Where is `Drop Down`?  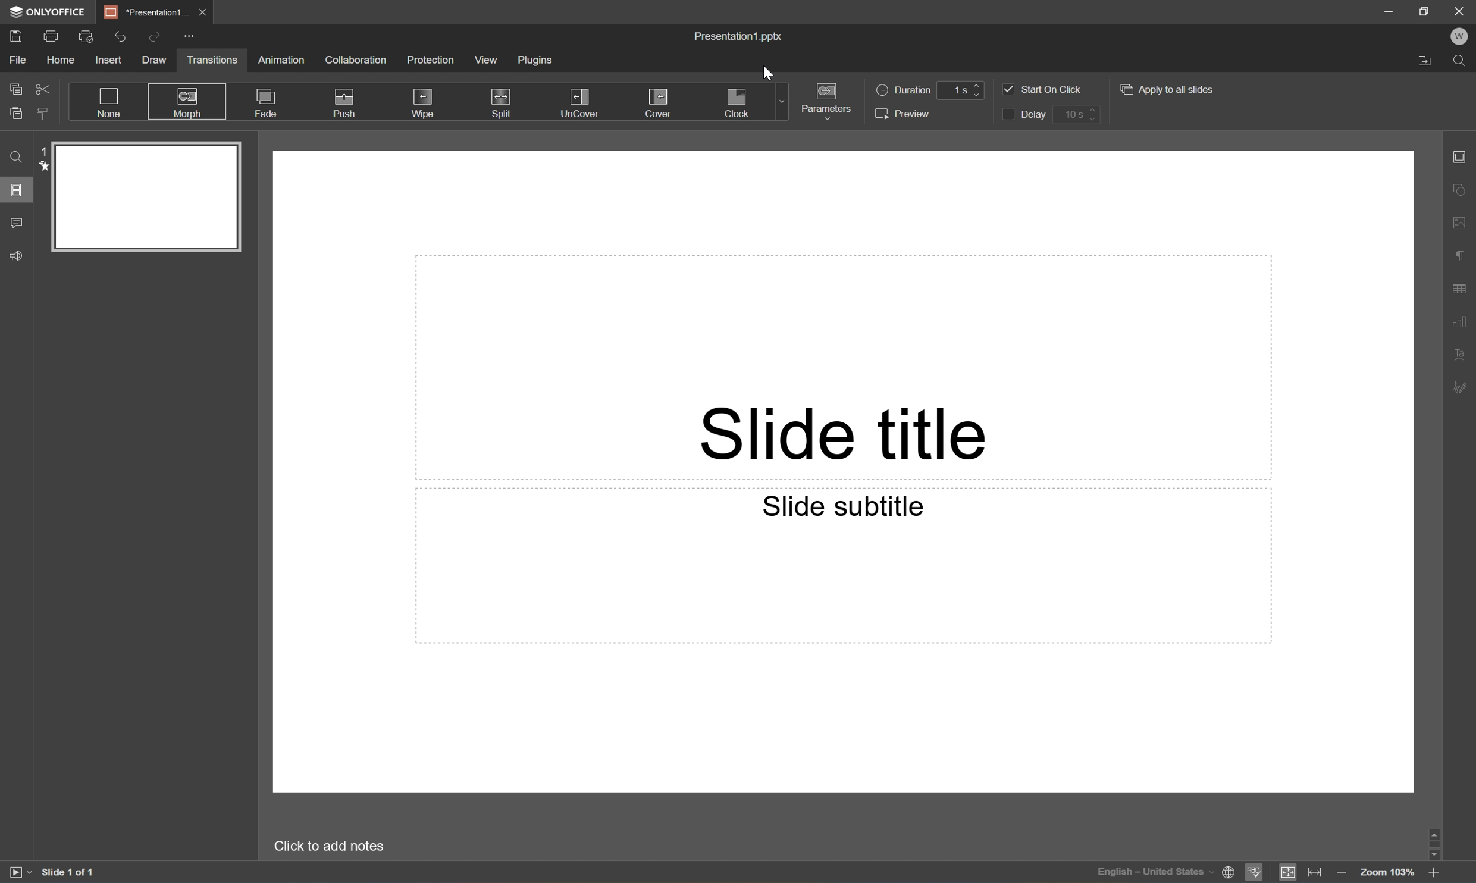 Drop Down is located at coordinates (779, 101).